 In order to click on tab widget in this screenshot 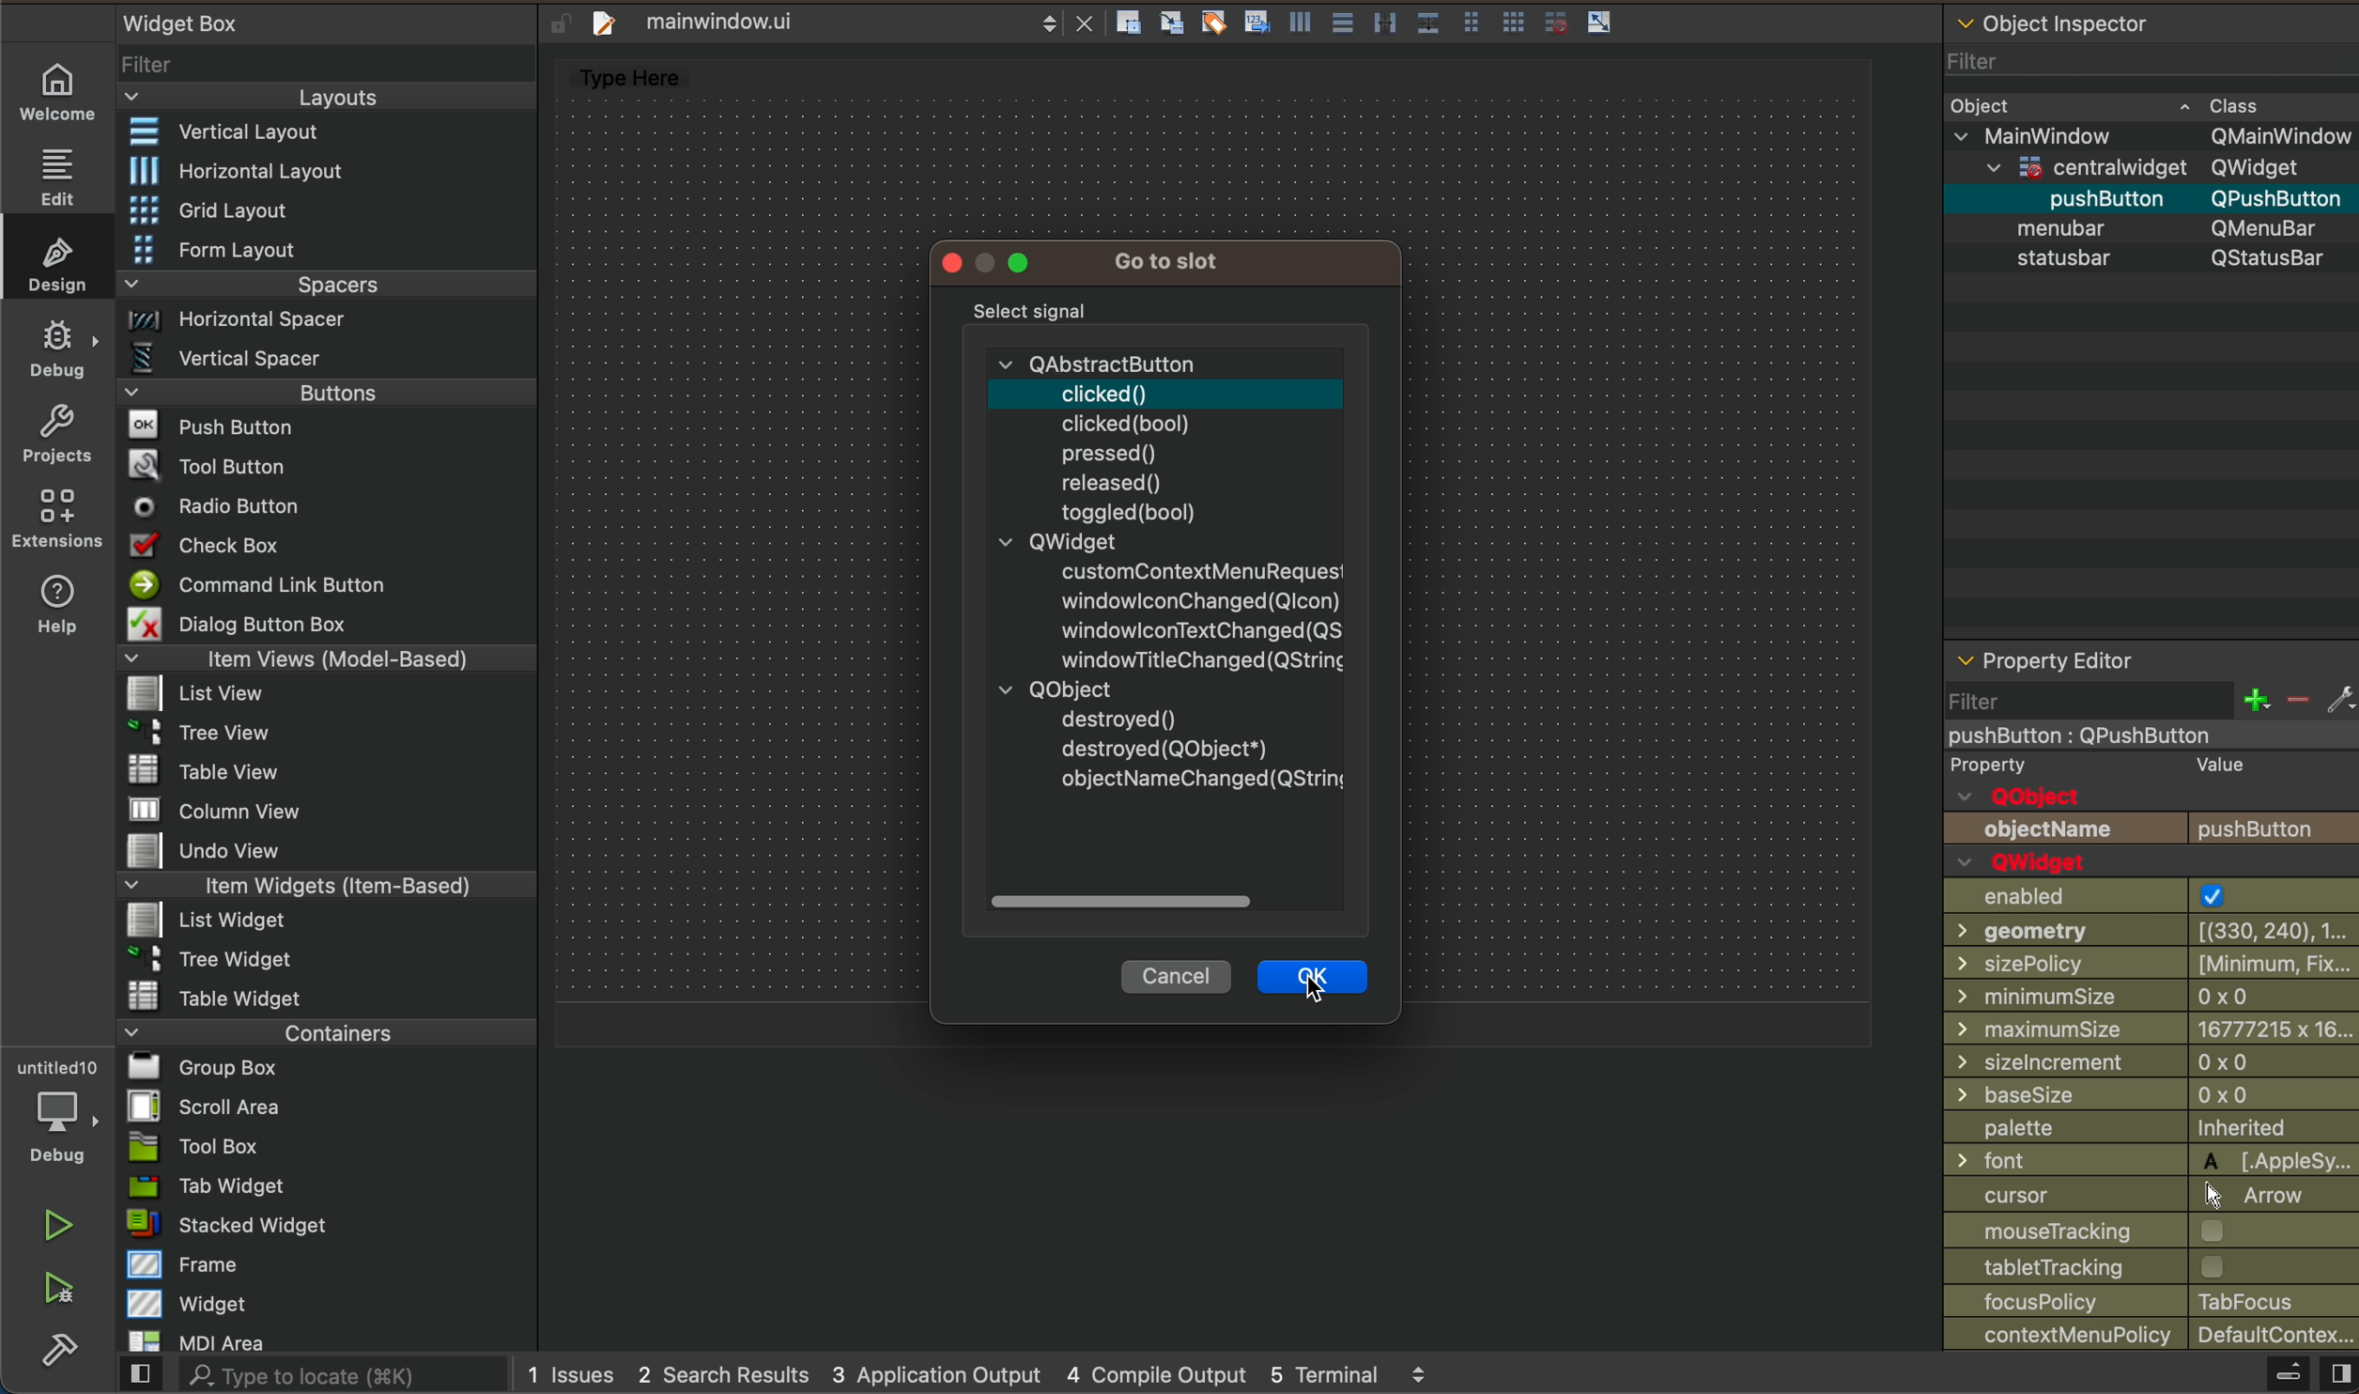, I will do `click(322, 1190)`.